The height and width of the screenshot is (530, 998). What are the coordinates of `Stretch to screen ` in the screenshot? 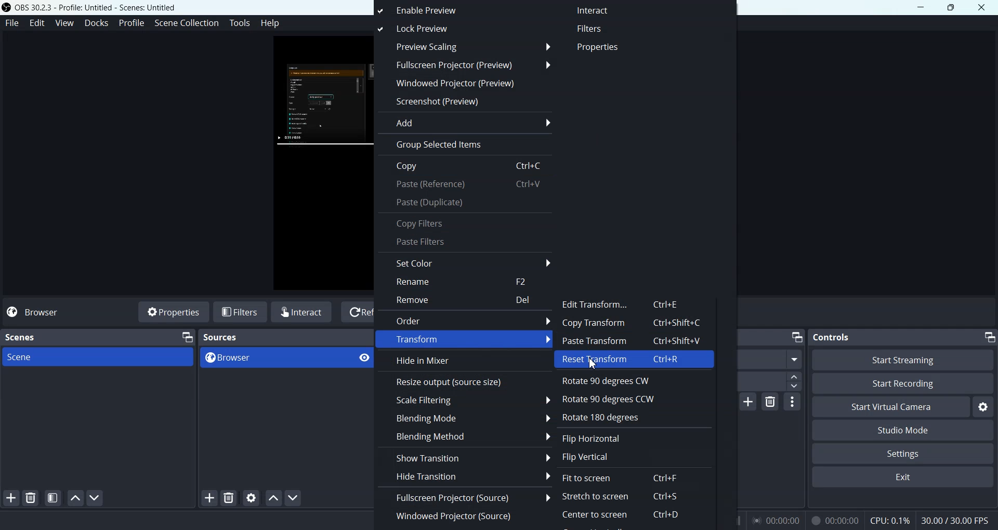 It's located at (620, 496).